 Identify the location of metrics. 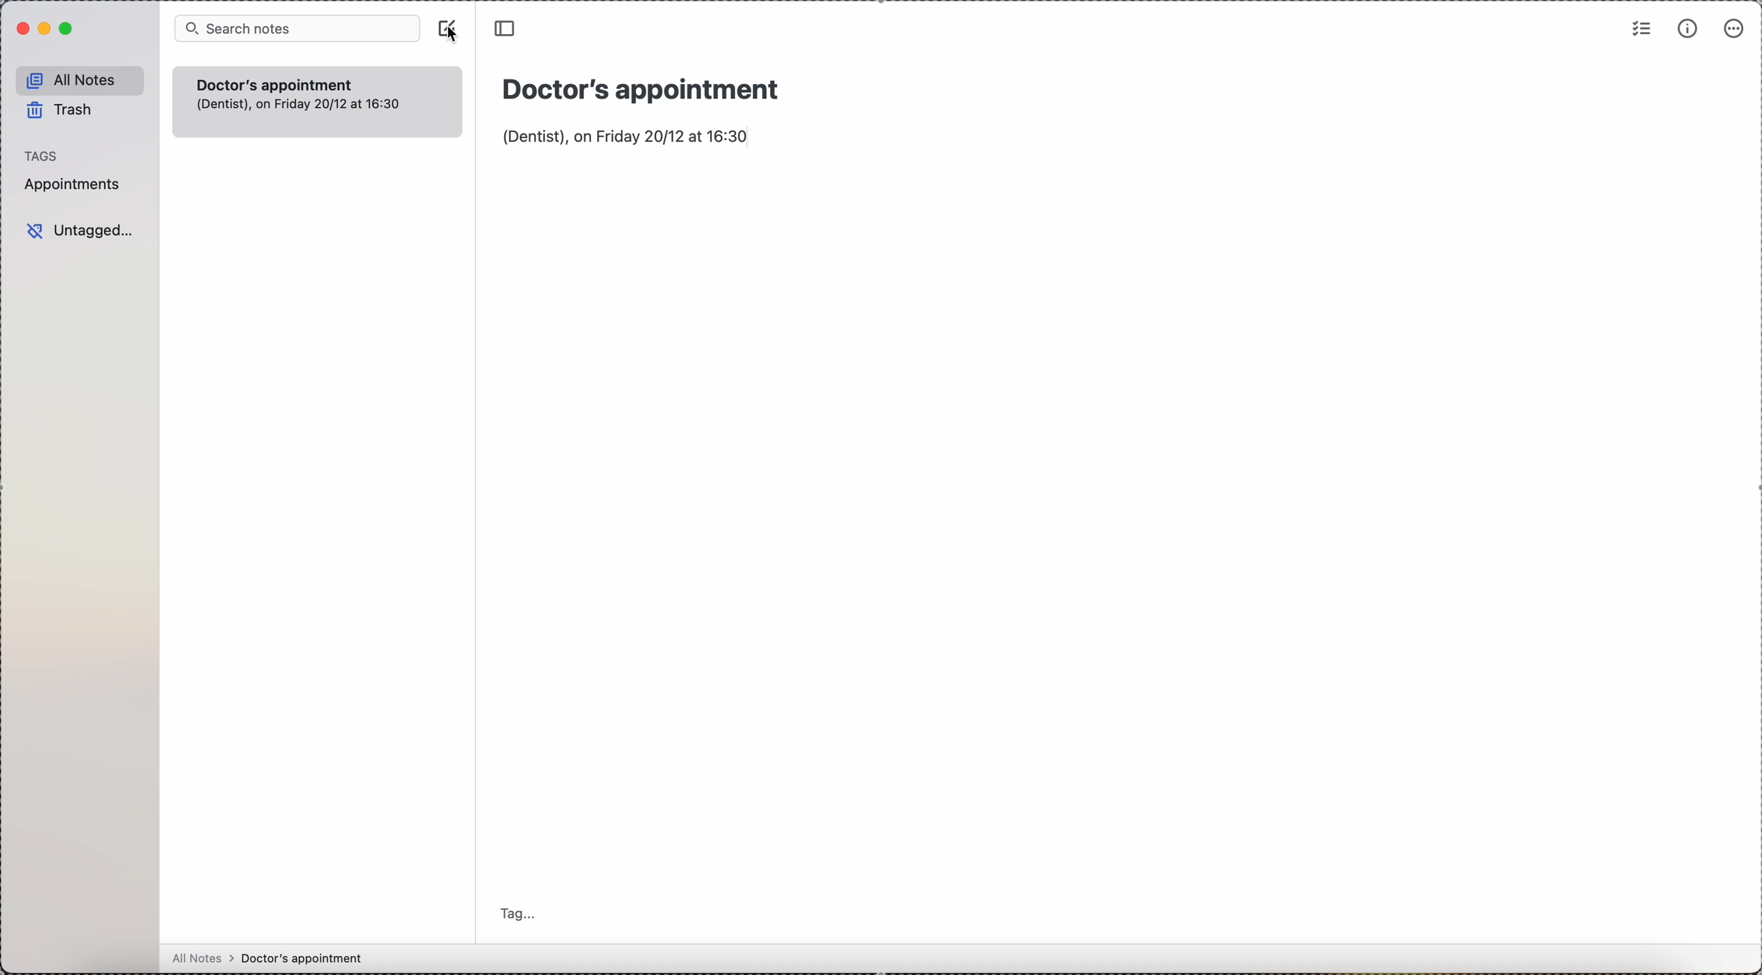
(1688, 29).